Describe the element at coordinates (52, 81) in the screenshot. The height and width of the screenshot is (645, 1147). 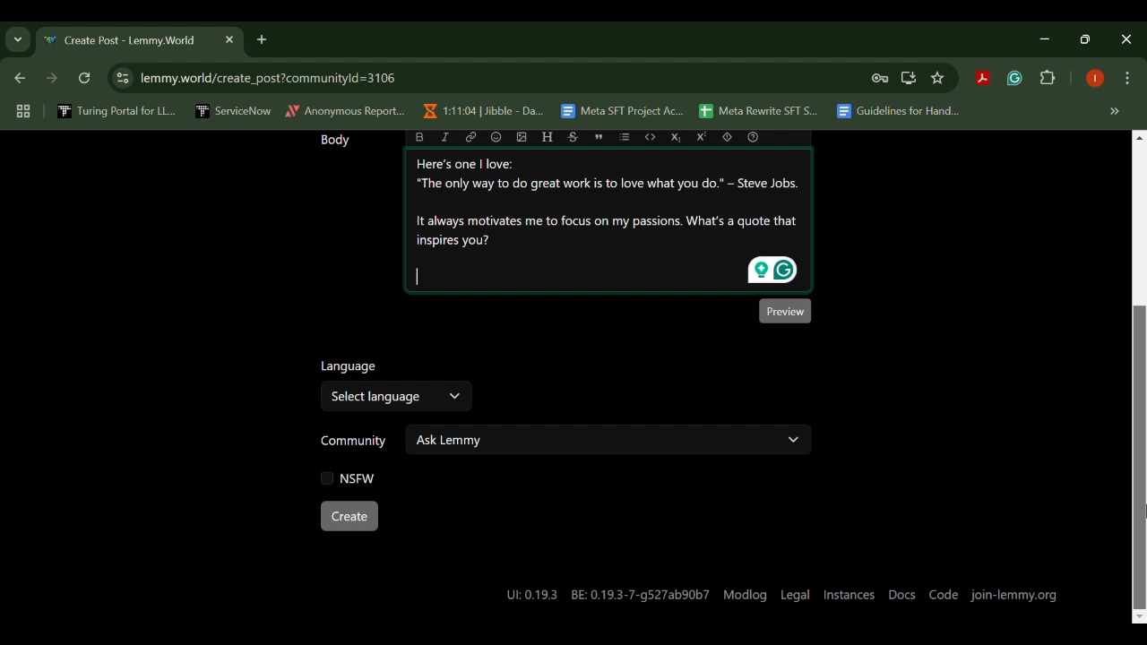
I see `Next Webpage` at that location.